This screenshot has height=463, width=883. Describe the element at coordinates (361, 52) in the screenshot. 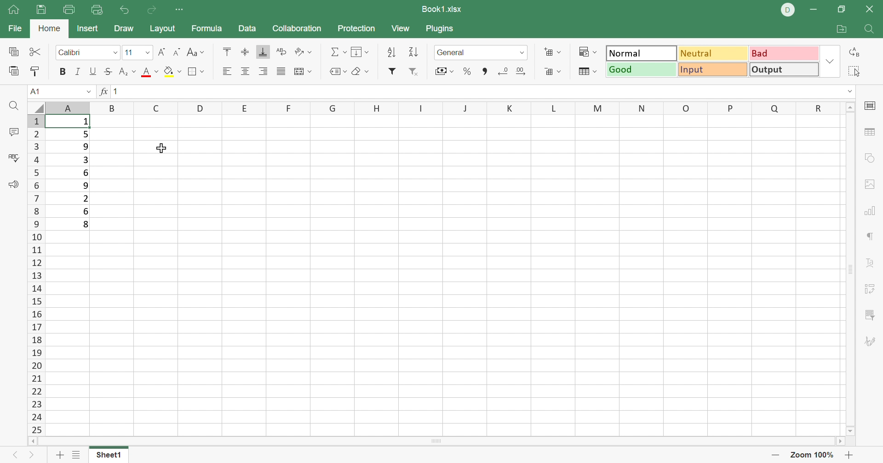

I see `Fill` at that location.